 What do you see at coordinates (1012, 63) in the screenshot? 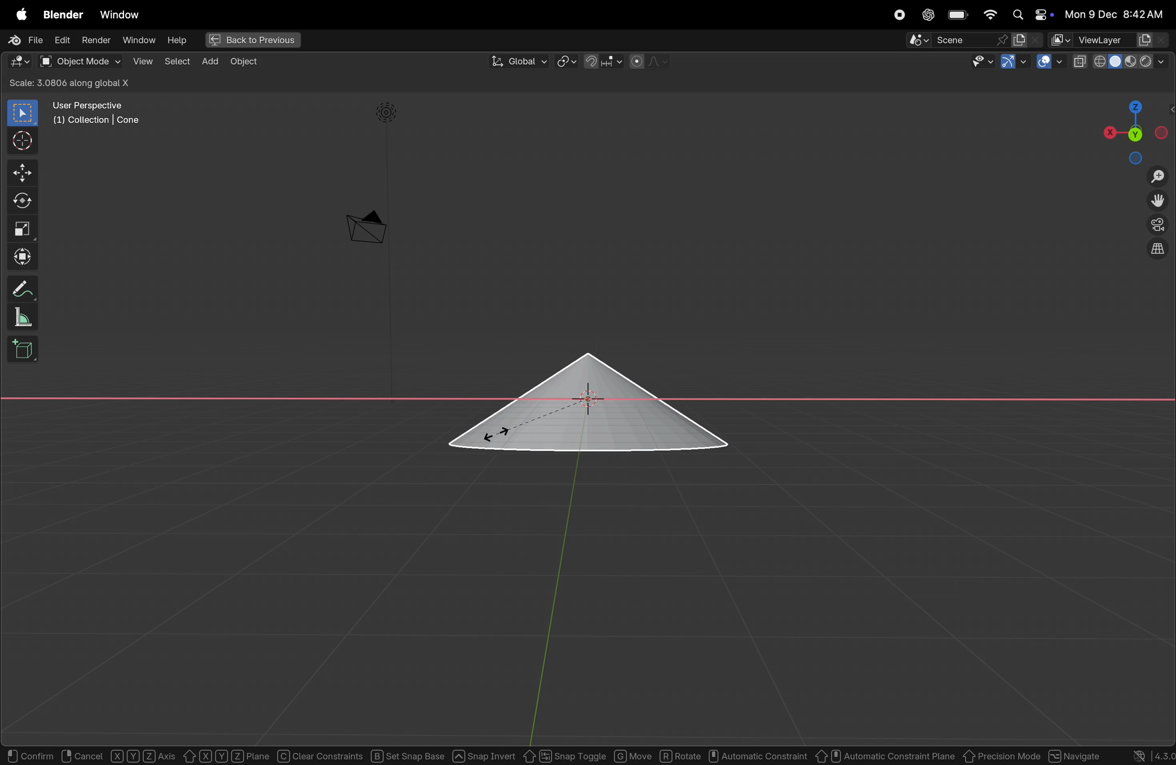
I see `show gimzo` at bounding box center [1012, 63].